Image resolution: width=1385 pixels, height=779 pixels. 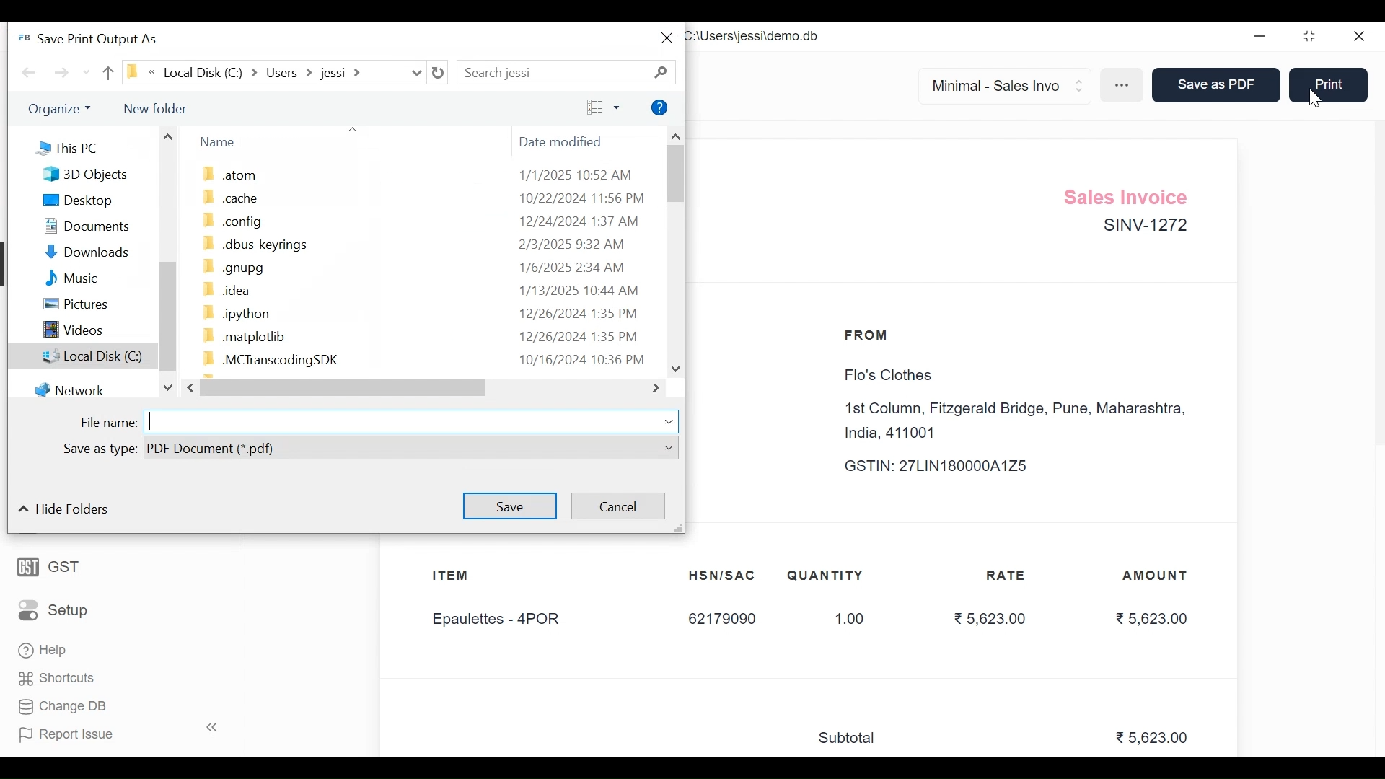 I want to click on Name, so click(x=216, y=142).